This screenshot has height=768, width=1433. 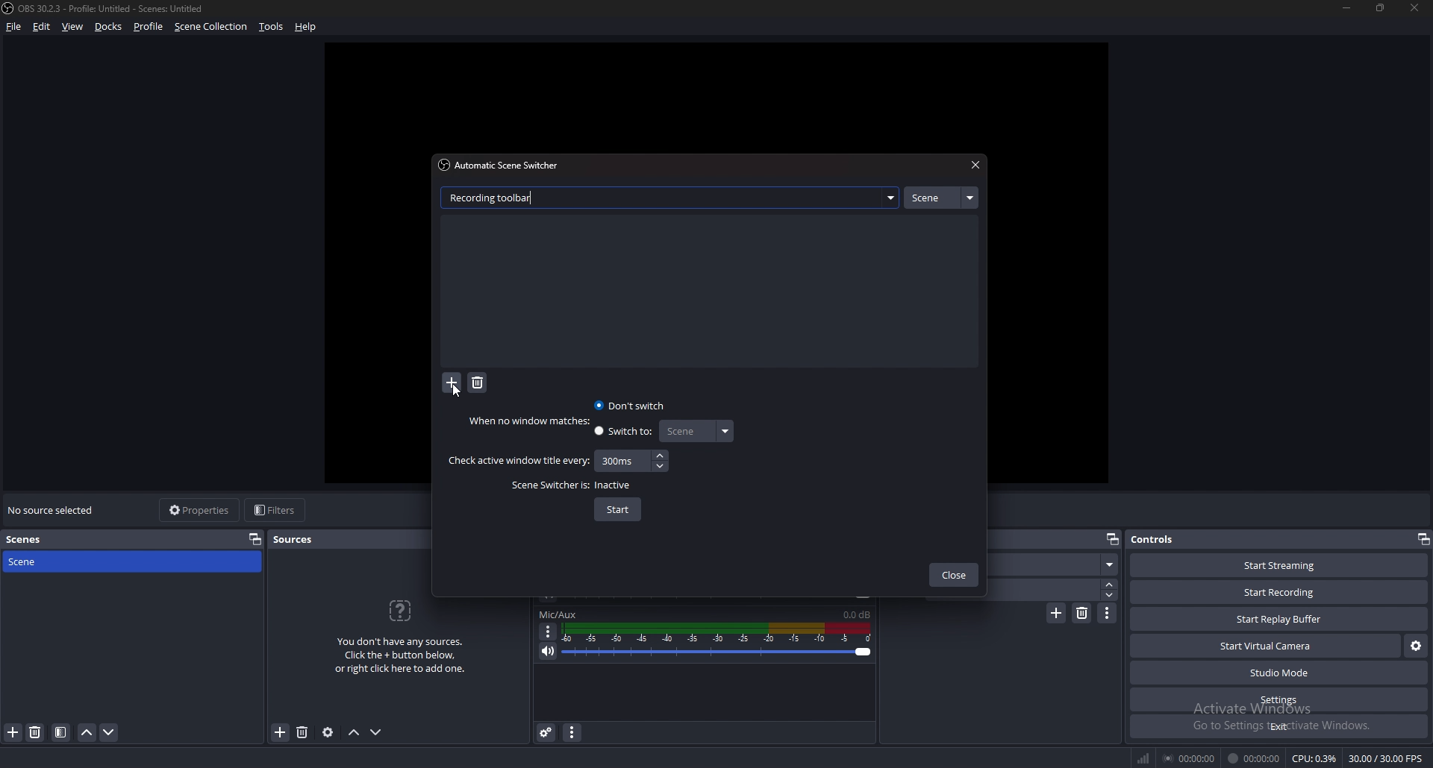 What do you see at coordinates (376, 733) in the screenshot?
I see `move source down` at bounding box center [376, 733].